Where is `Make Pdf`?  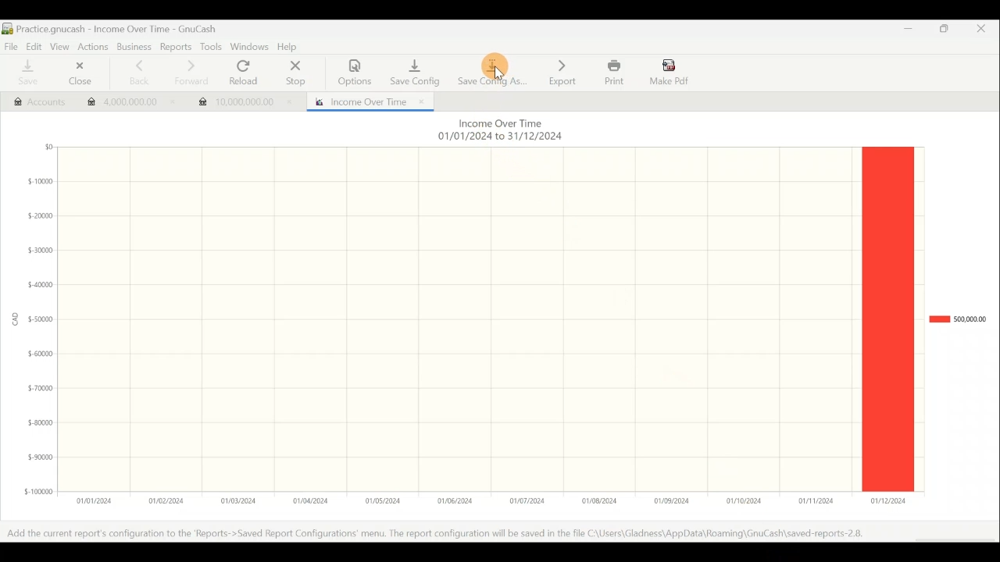
Make Pdf is located at coordinates (670, 71).